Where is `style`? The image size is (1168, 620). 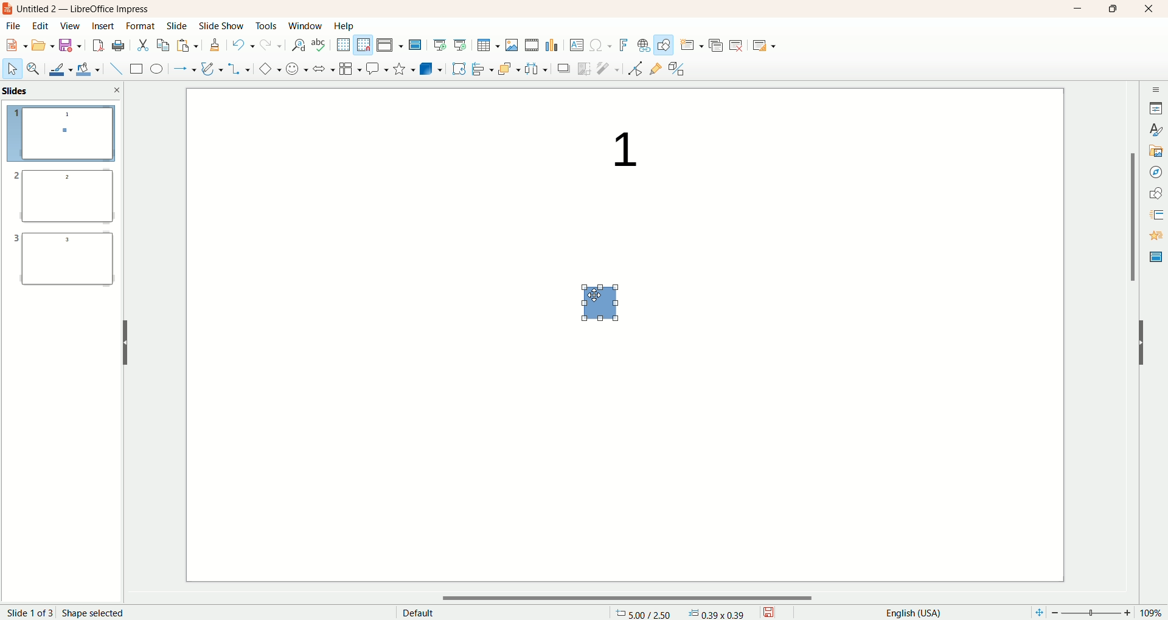 style is located at coordinates (1155, 130).